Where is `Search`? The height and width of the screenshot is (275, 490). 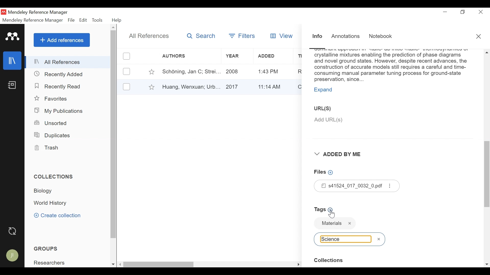
Search is located at coordinates (201, 36).